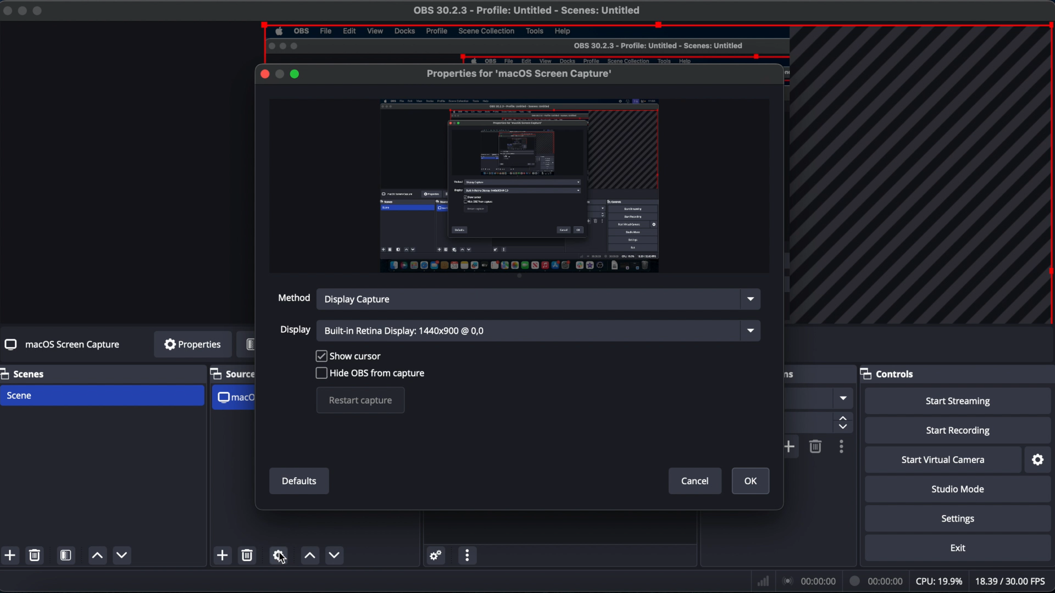  What do you see at coordinates (468, 555) in the screenshot?
I see `audio mixer menu` at bounding box center [468, 555].